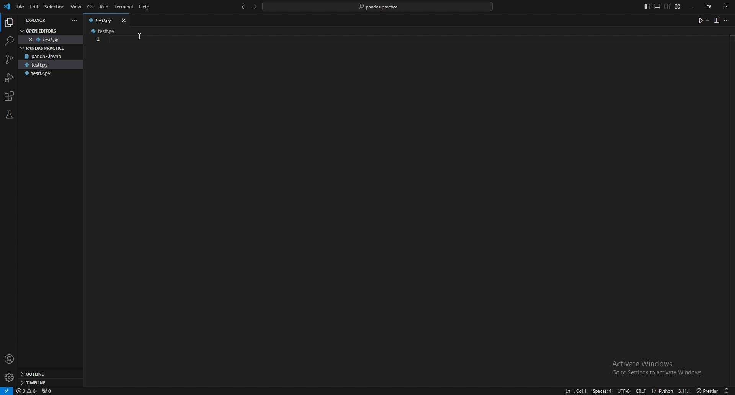 This screenshot has height=395, width=735. Describe the element at coordinates (7, 390) in the screenshot. I see `remote window` at that location.